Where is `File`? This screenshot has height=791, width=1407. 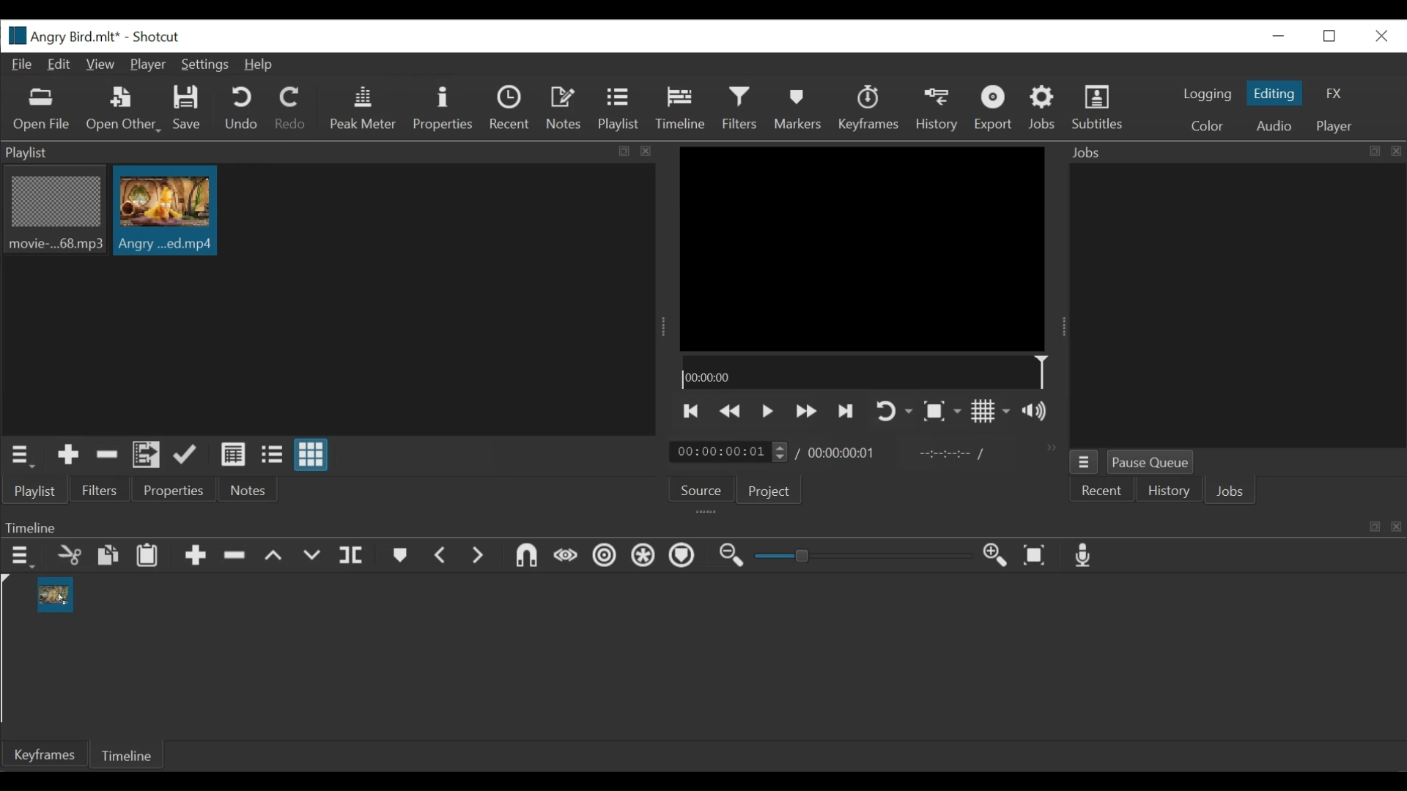 File is located at coordinates (23, 65).